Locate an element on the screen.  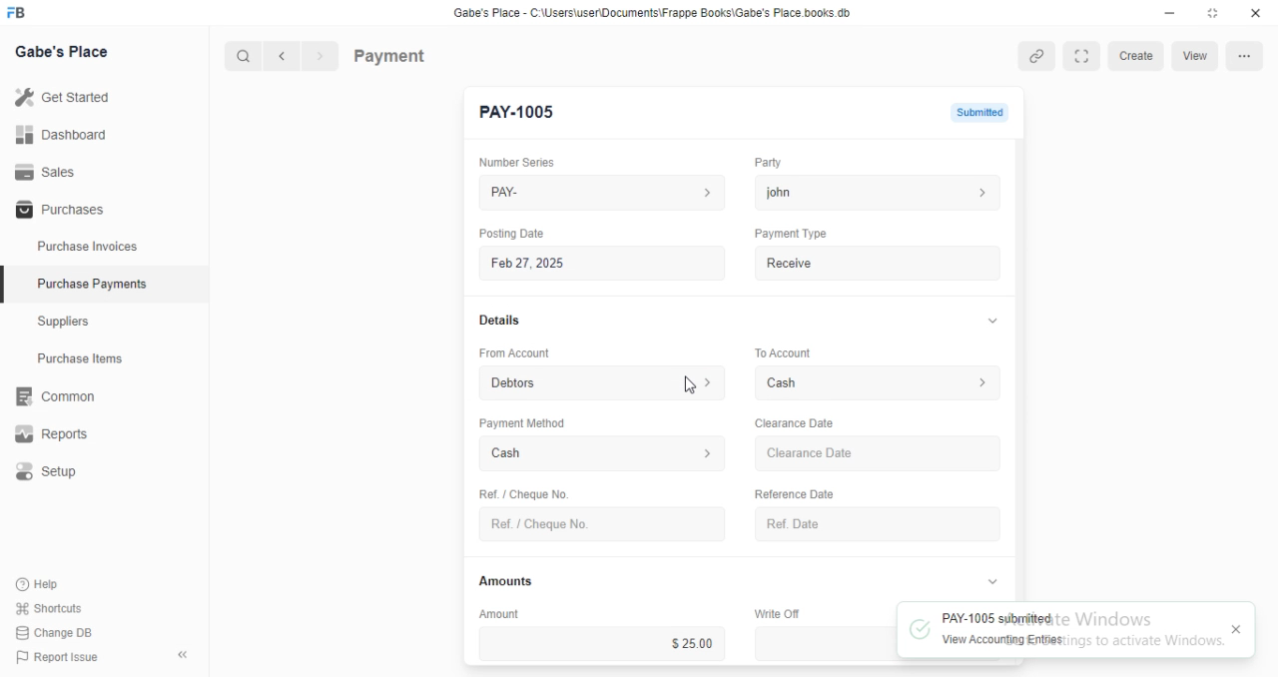
Details is located at coordinates (497, 321).